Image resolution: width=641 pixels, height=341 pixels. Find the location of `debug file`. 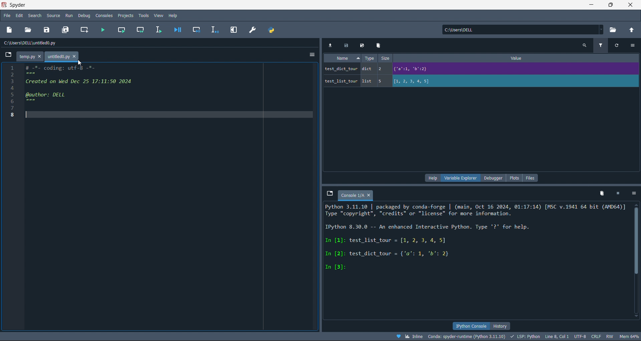

debug file is located at coordinates (177, 29).